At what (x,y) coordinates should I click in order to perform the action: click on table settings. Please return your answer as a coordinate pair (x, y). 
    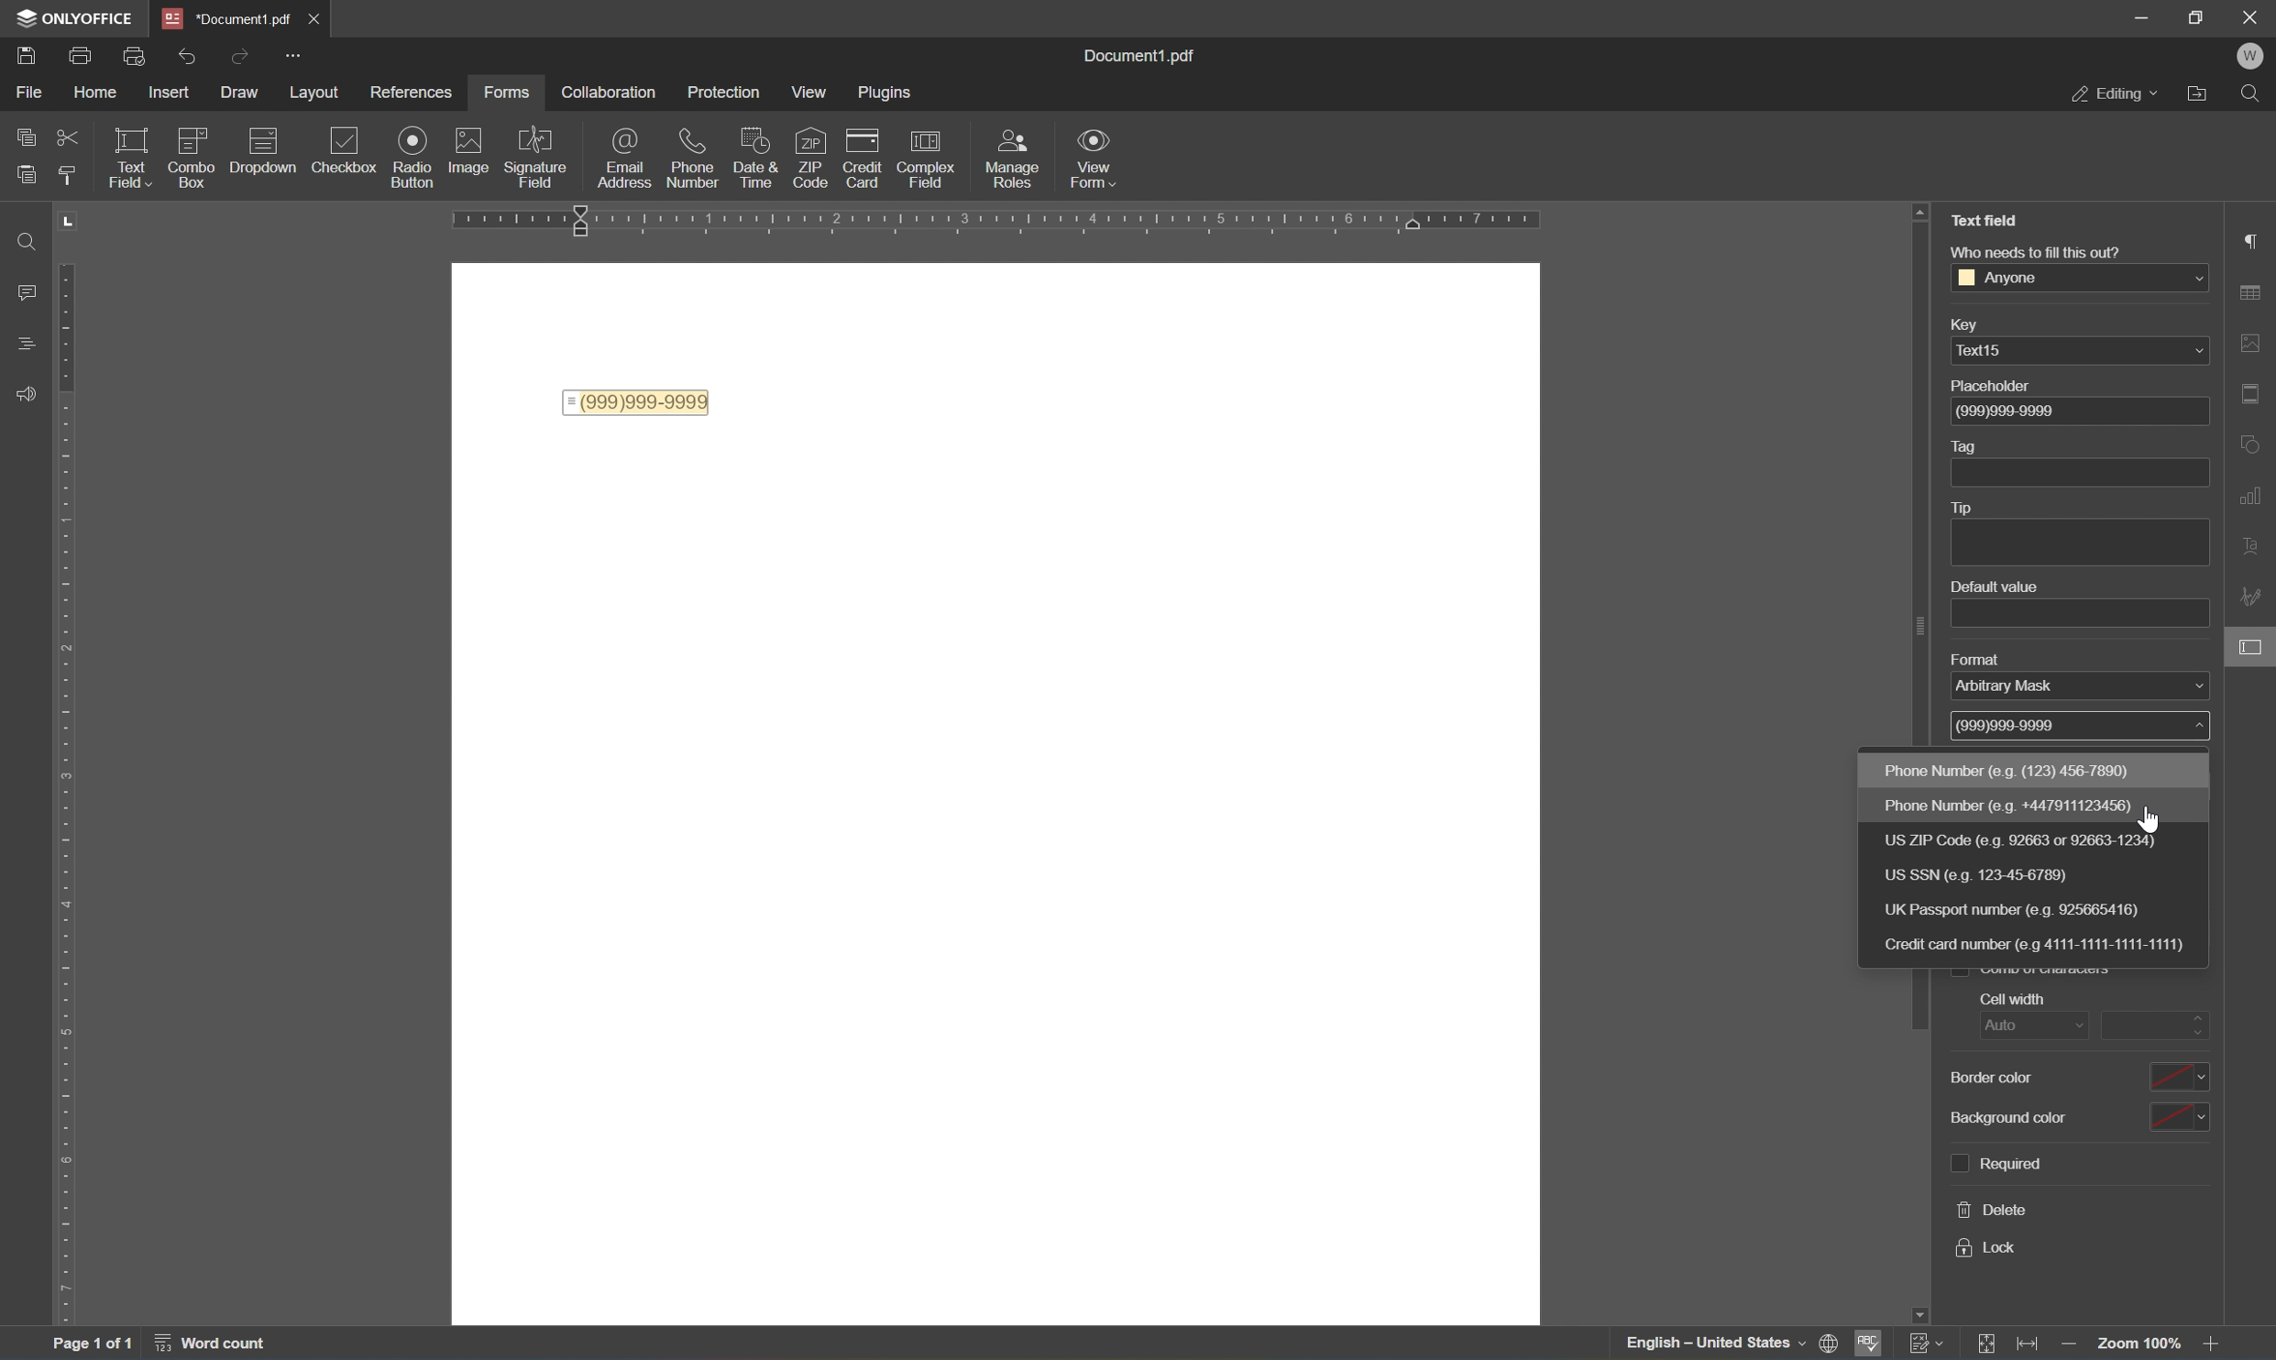
    Looking at the image, I should click on (2256, 290).